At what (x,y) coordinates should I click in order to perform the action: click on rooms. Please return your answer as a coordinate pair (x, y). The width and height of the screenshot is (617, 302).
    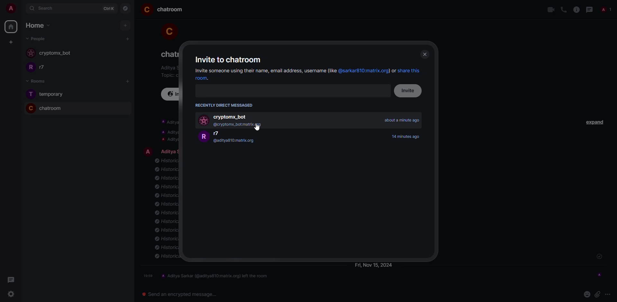
    Looking at the image, I should click on (34, 81).